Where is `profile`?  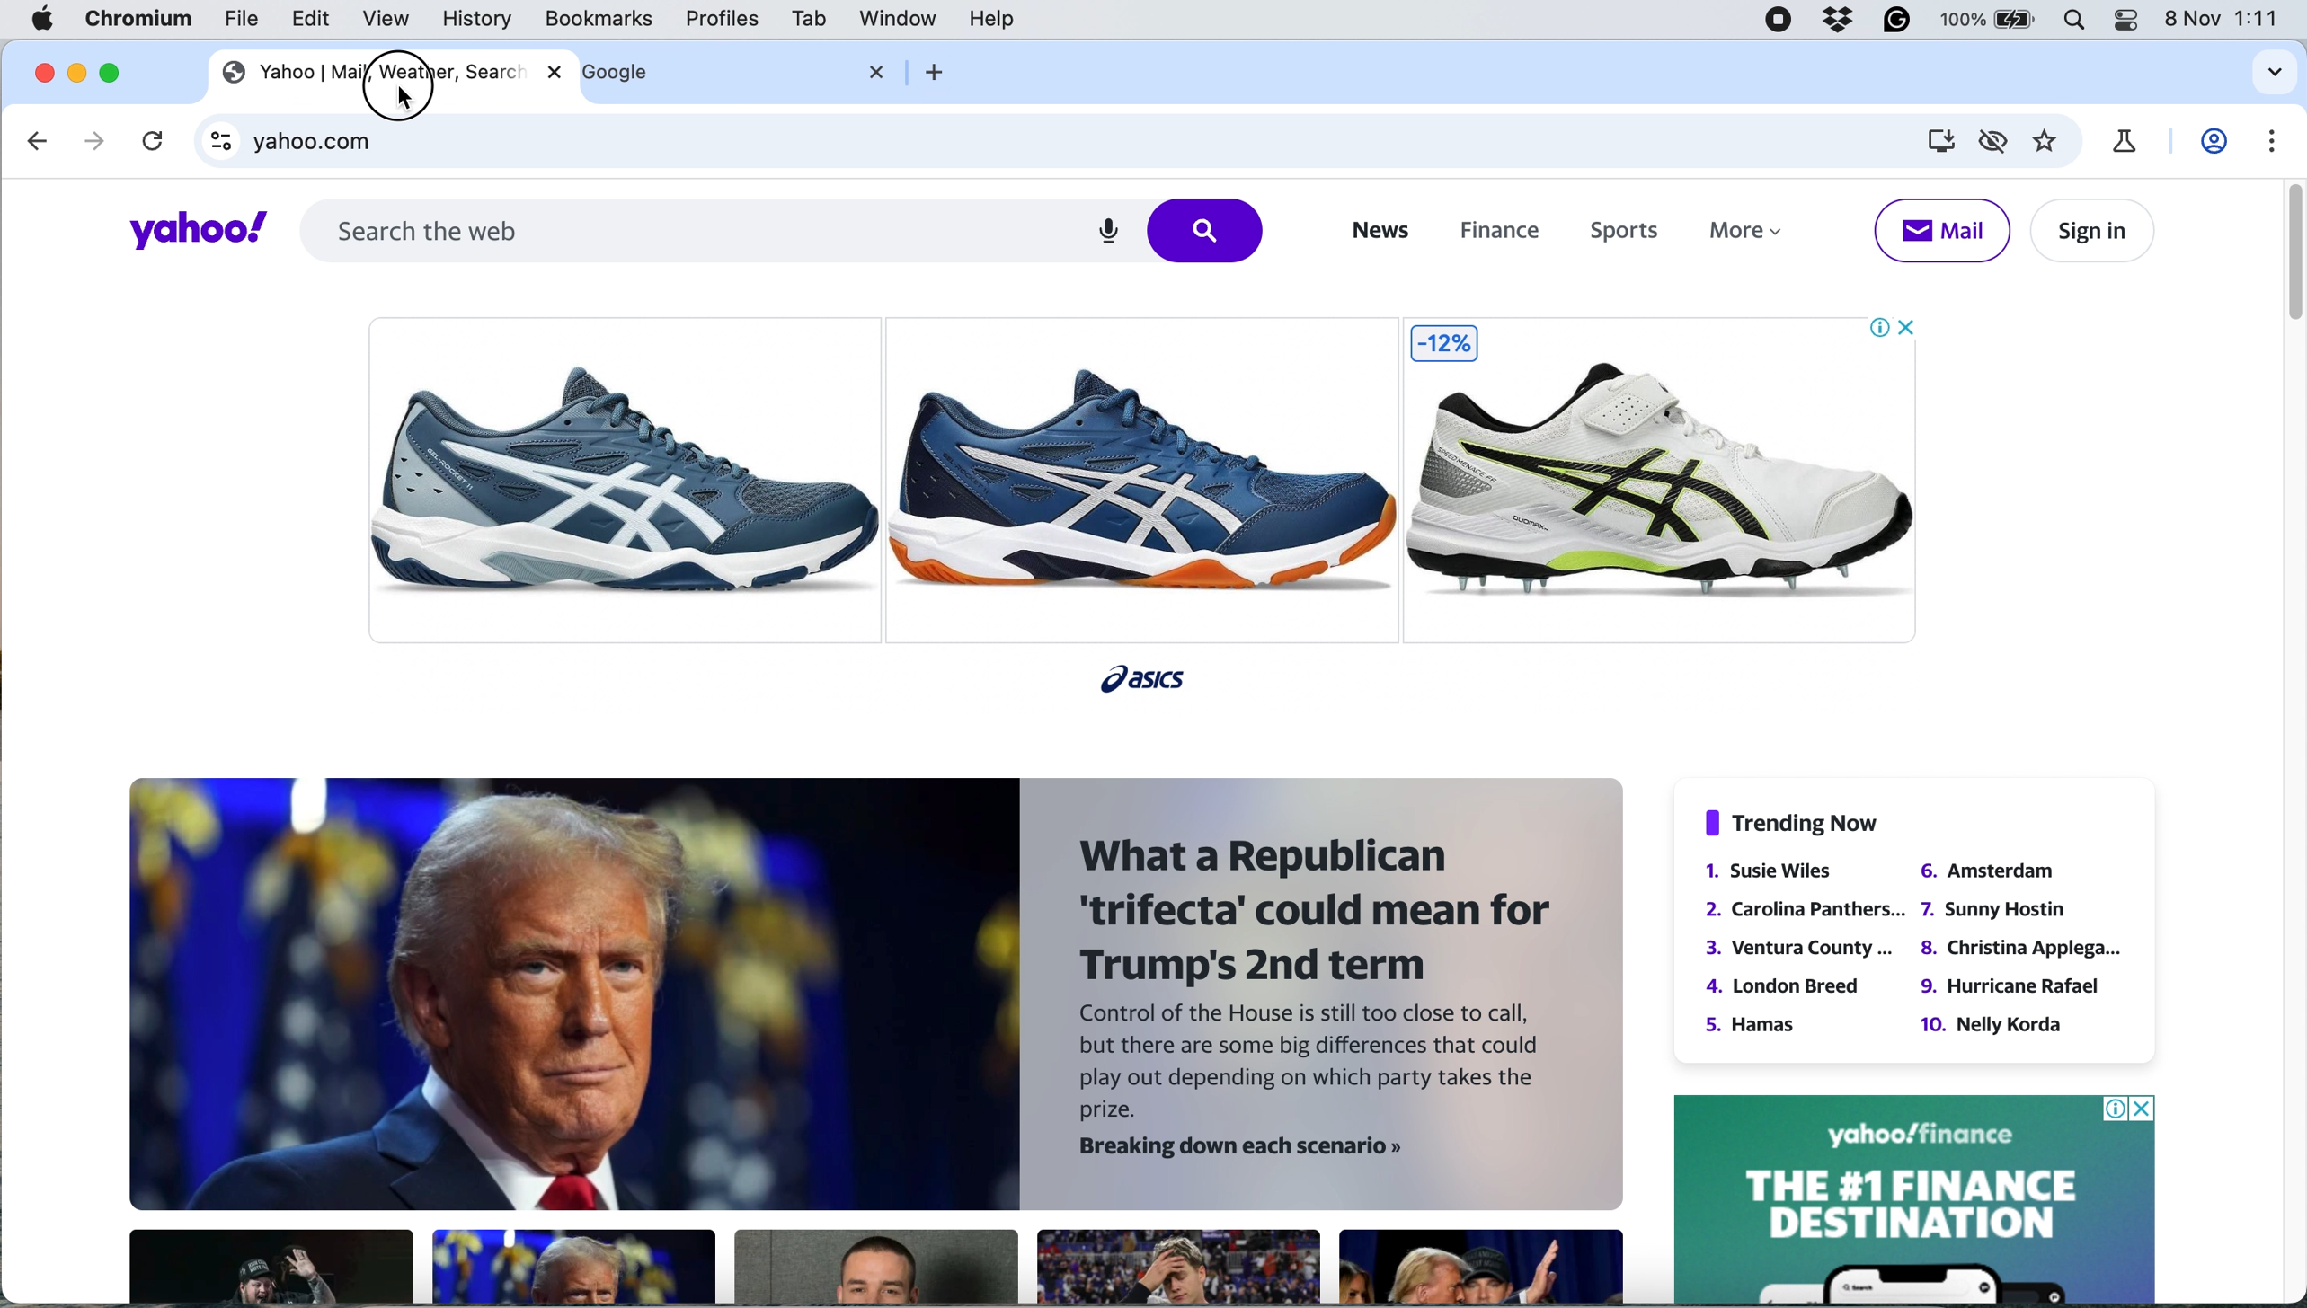 profile is located at coordinates (2217, 142).